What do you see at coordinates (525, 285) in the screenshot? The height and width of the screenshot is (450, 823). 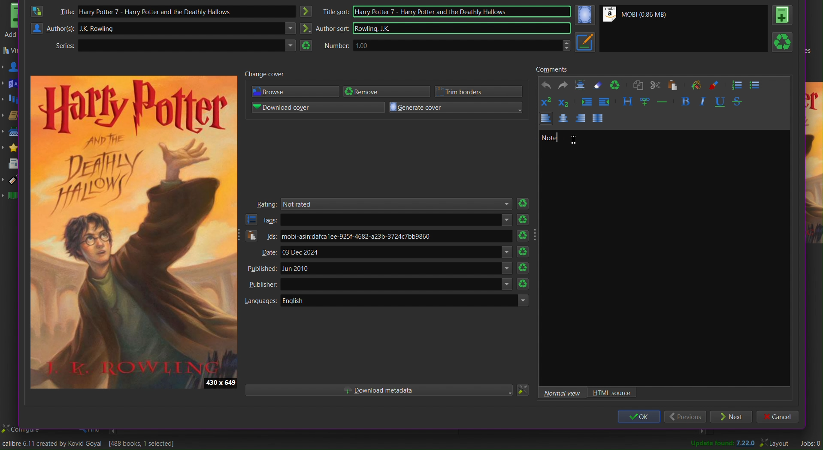 I see `Refresh` at bounding box center [525, 285].